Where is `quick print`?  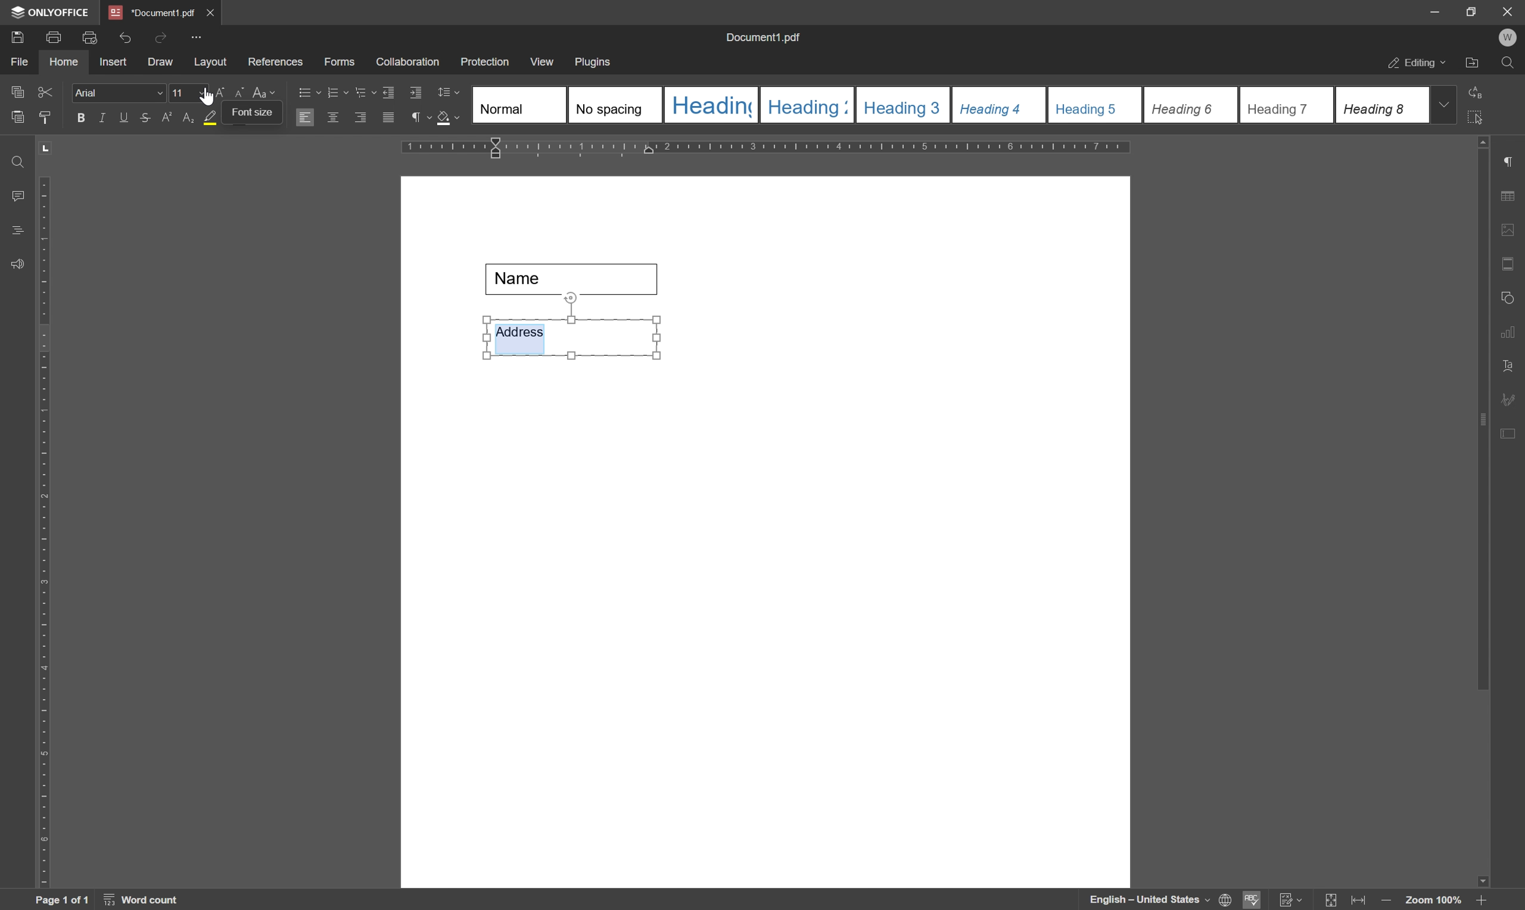
quick print is located at coordinates (87, 36).